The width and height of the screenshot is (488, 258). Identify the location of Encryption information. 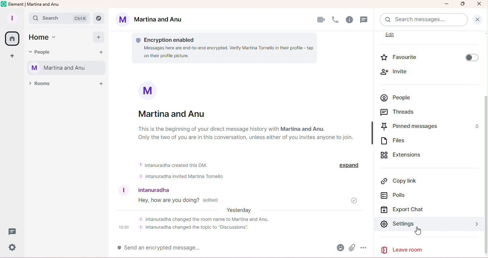
(172, 37).